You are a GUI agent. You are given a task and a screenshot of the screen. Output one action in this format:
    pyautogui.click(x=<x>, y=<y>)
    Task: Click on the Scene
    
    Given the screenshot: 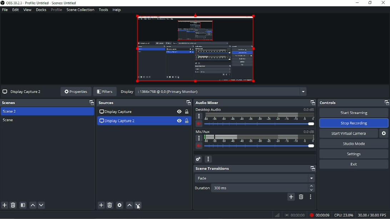 What is the action you would take?
    pyautogui.click(x=10, y=120)
    